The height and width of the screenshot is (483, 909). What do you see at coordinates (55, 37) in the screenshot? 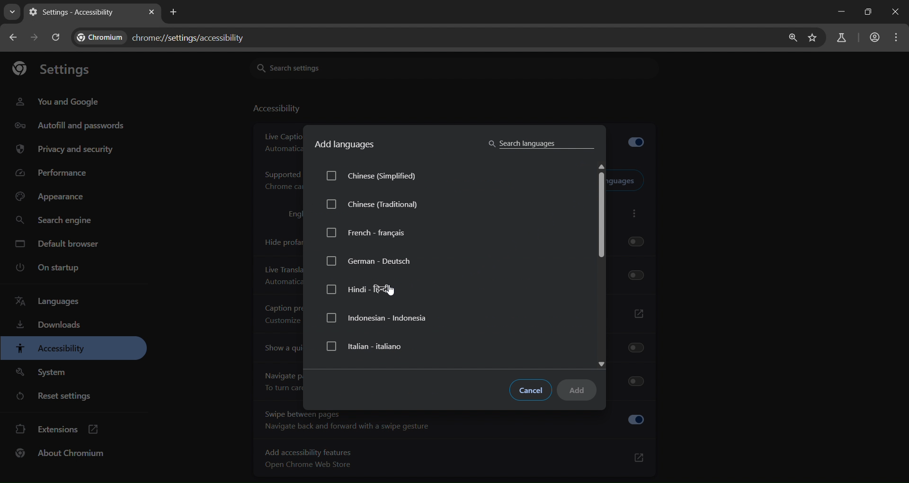
I see `reload page` at bounding box center [55, 37].